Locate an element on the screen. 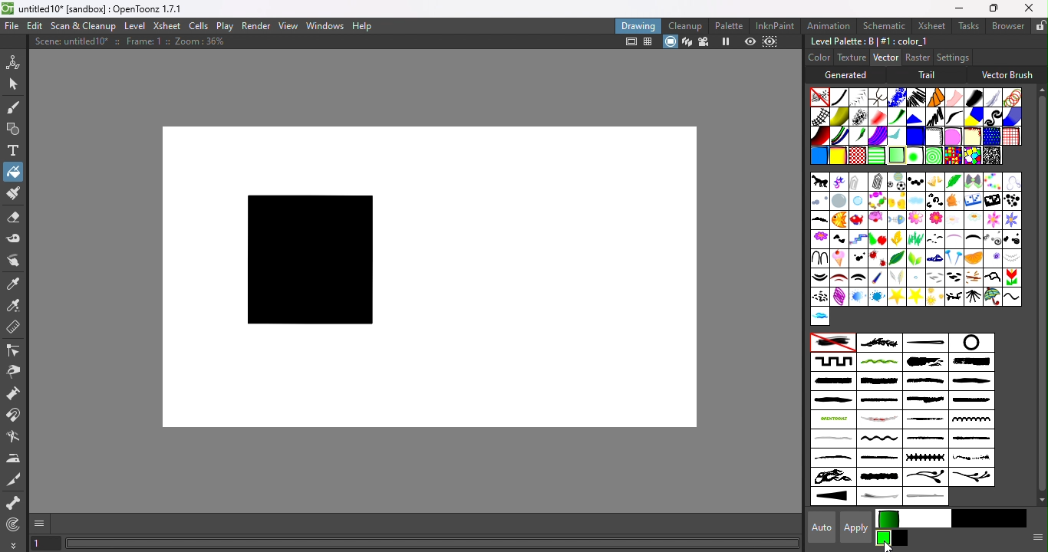 The width and height of the screenshot is (1048, 552). half is located at coordinates (953, 239).